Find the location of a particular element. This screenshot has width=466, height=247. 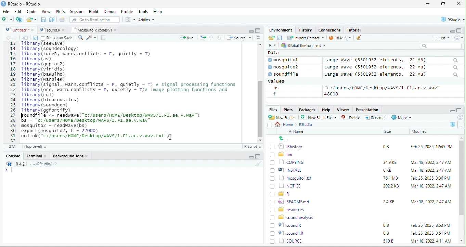

Modified is located at coordinates (420, 131).